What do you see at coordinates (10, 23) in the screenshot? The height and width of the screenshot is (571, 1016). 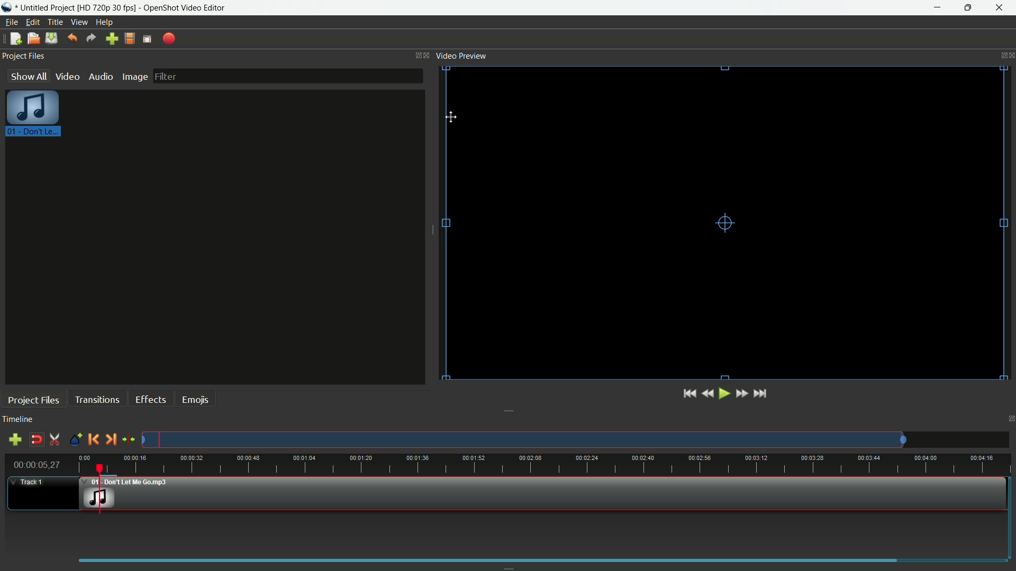 I see `file menu` at bounding box center [10, 23].